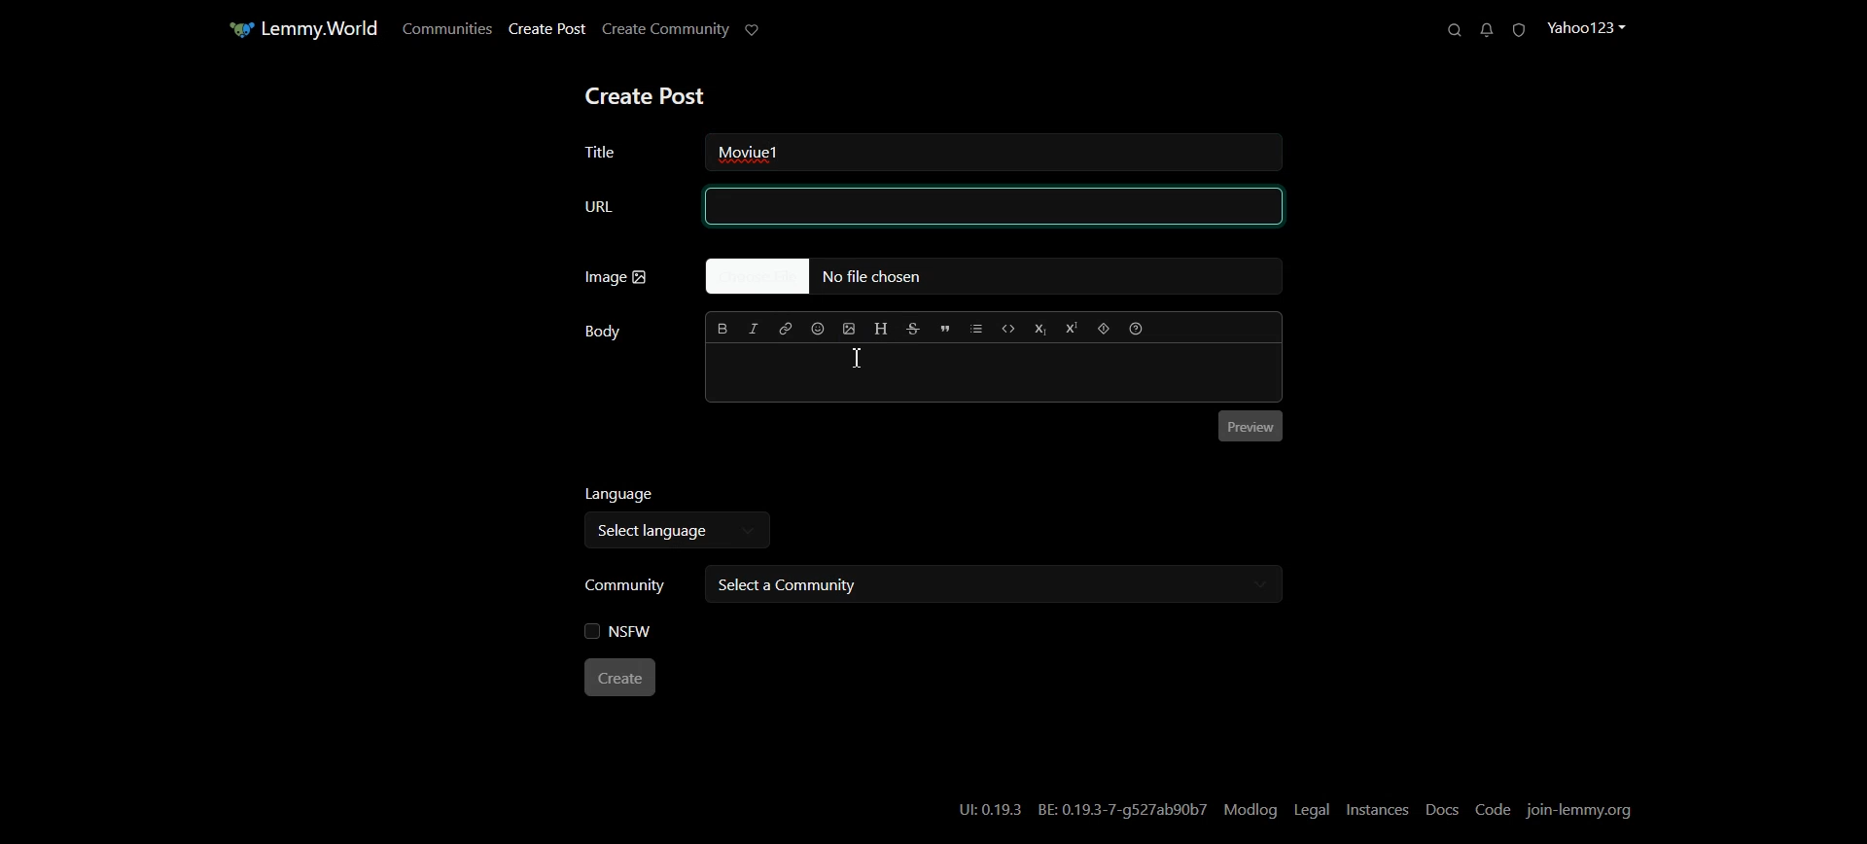 The width and height of the screenshot is (1867, 844). What do you see at coordinates (622, 679) in the screenshot?
I see `Create` at bounding box center [622, 679].